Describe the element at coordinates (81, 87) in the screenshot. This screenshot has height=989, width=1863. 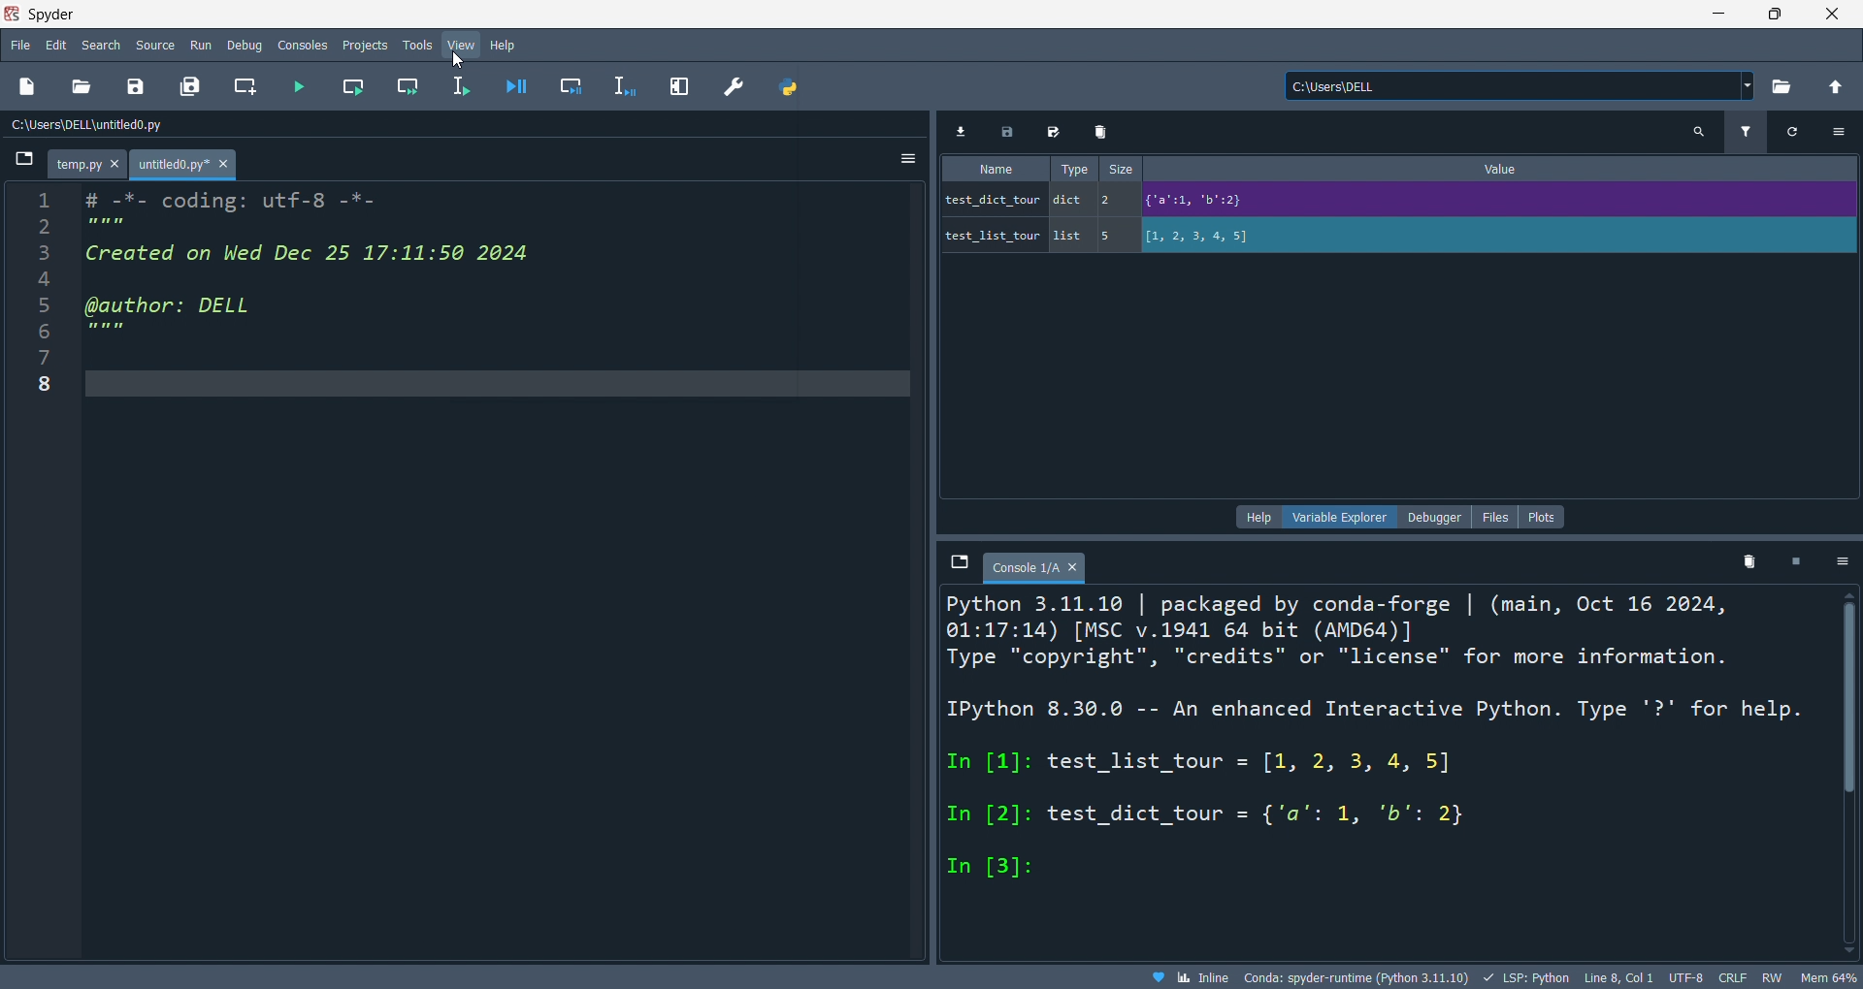
I see `open file` at that location.